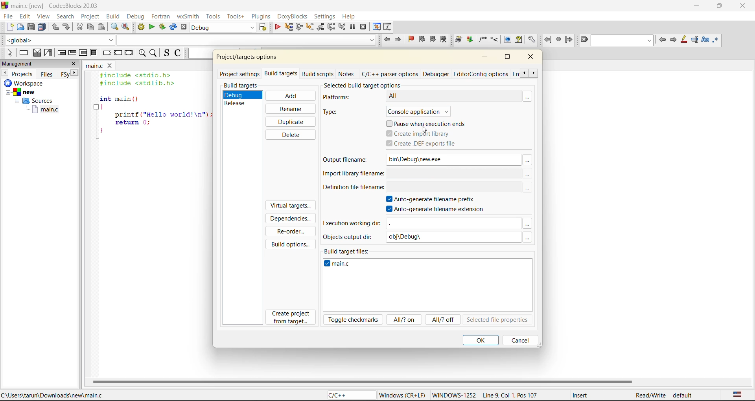  I want to click on WINDOWS-1252, so click(453, 396).